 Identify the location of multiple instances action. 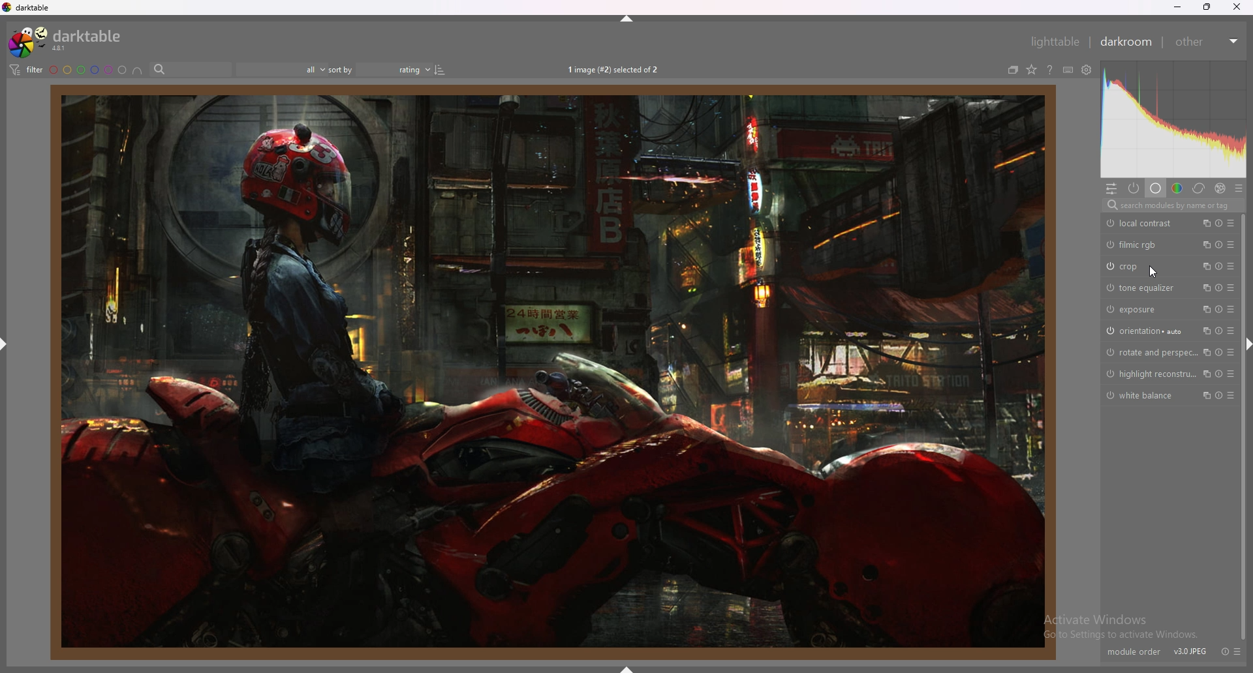
(1205, 374).